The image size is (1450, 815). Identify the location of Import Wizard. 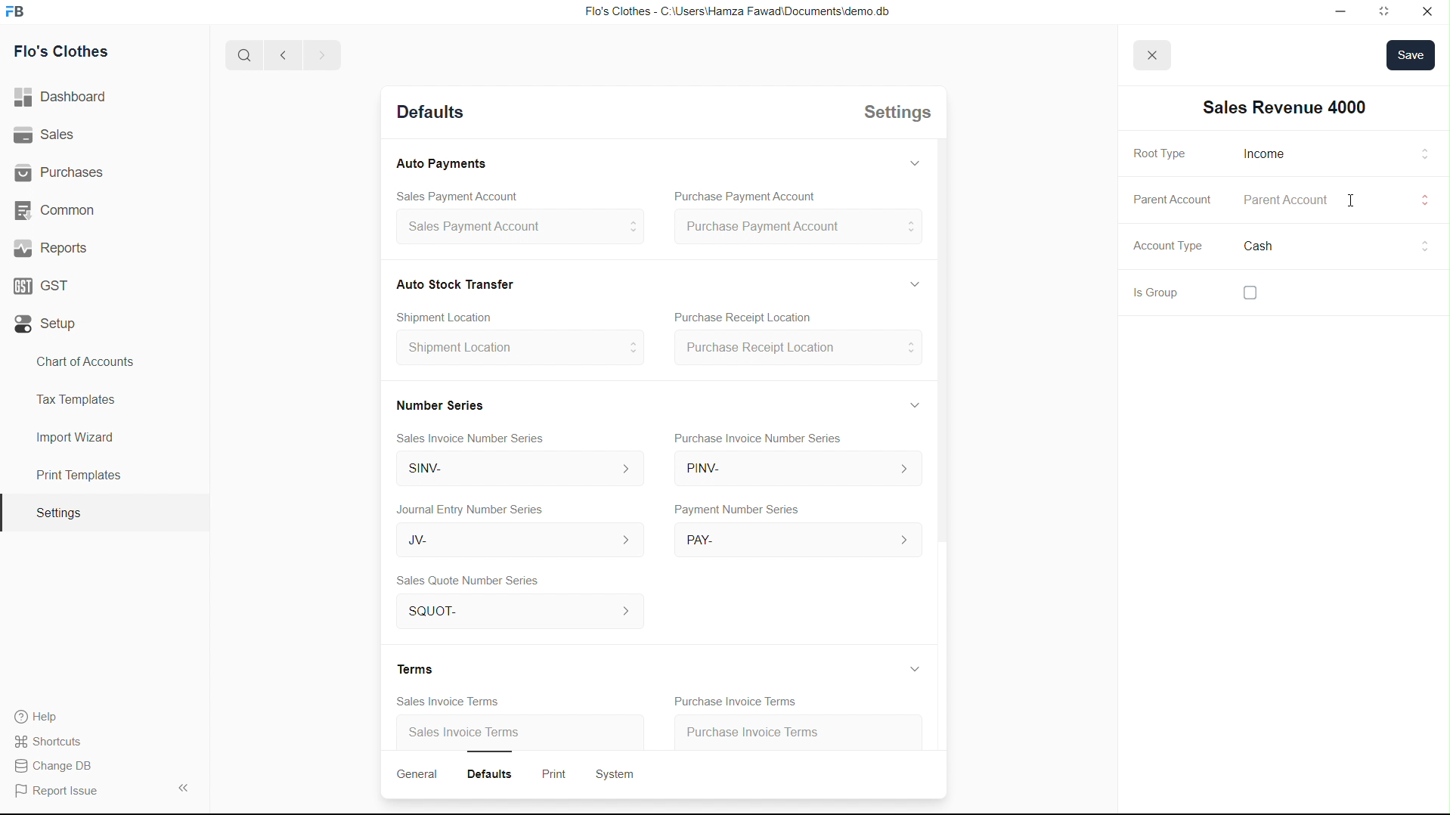
(75, 437).